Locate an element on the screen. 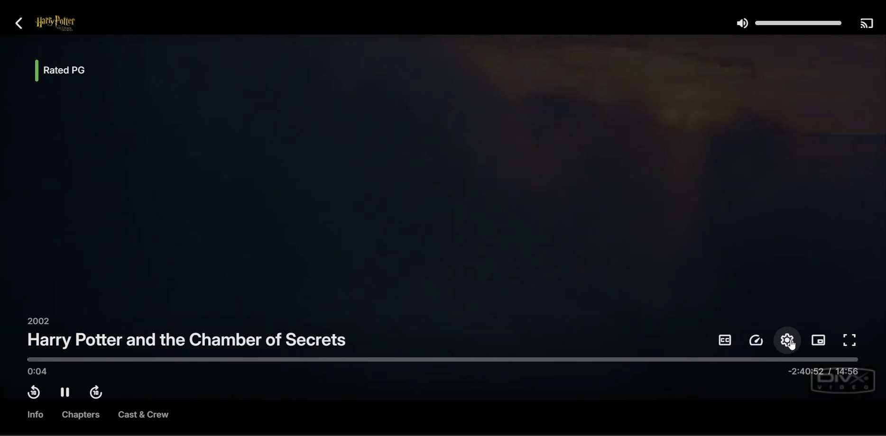 The width and height of the screenshot is (886, 436). Movie Frame is located at coordinates (445, 177).